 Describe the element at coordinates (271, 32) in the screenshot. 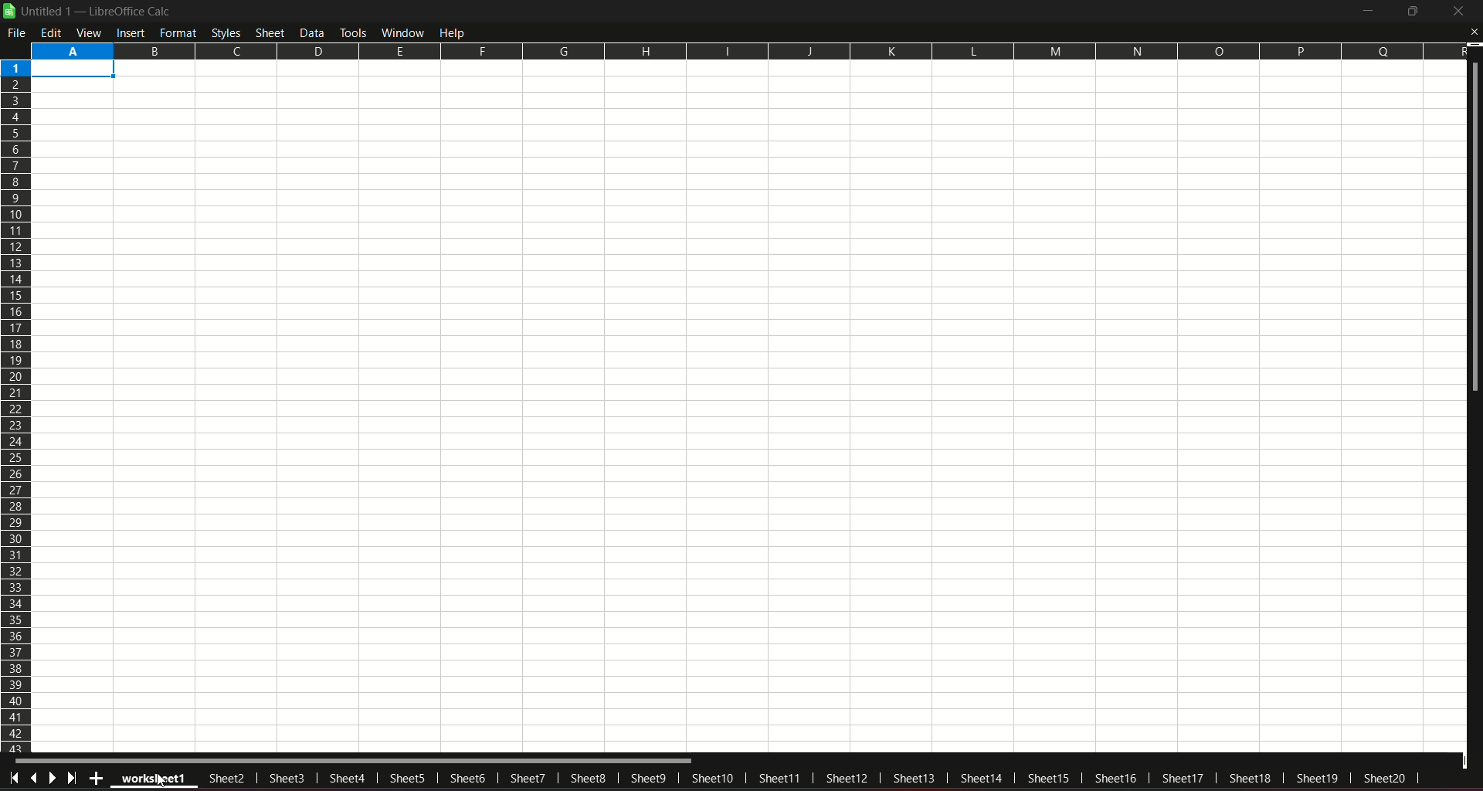

I see `Sheet` at that location.